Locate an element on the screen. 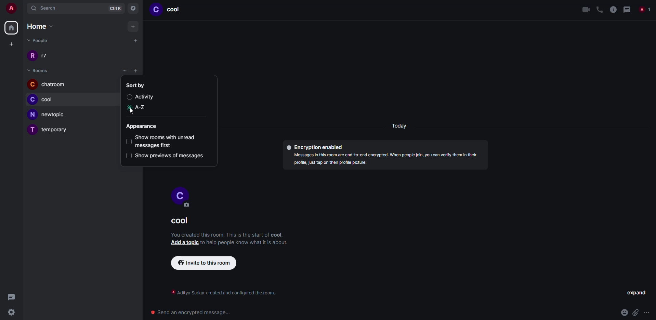 The width and height of the screenshot is (656, 320). chatroom is located at coordinates (53, 84).